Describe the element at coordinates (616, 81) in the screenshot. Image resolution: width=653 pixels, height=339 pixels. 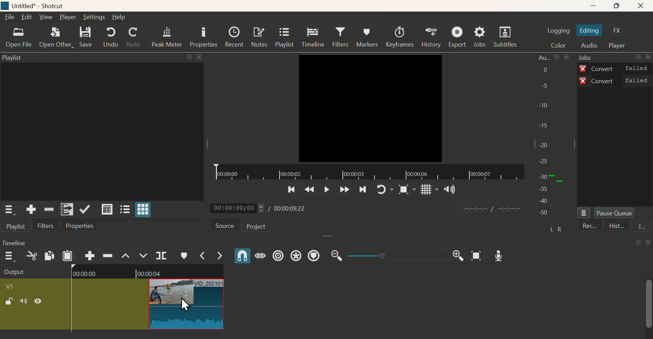
I see `Convert` at that location.